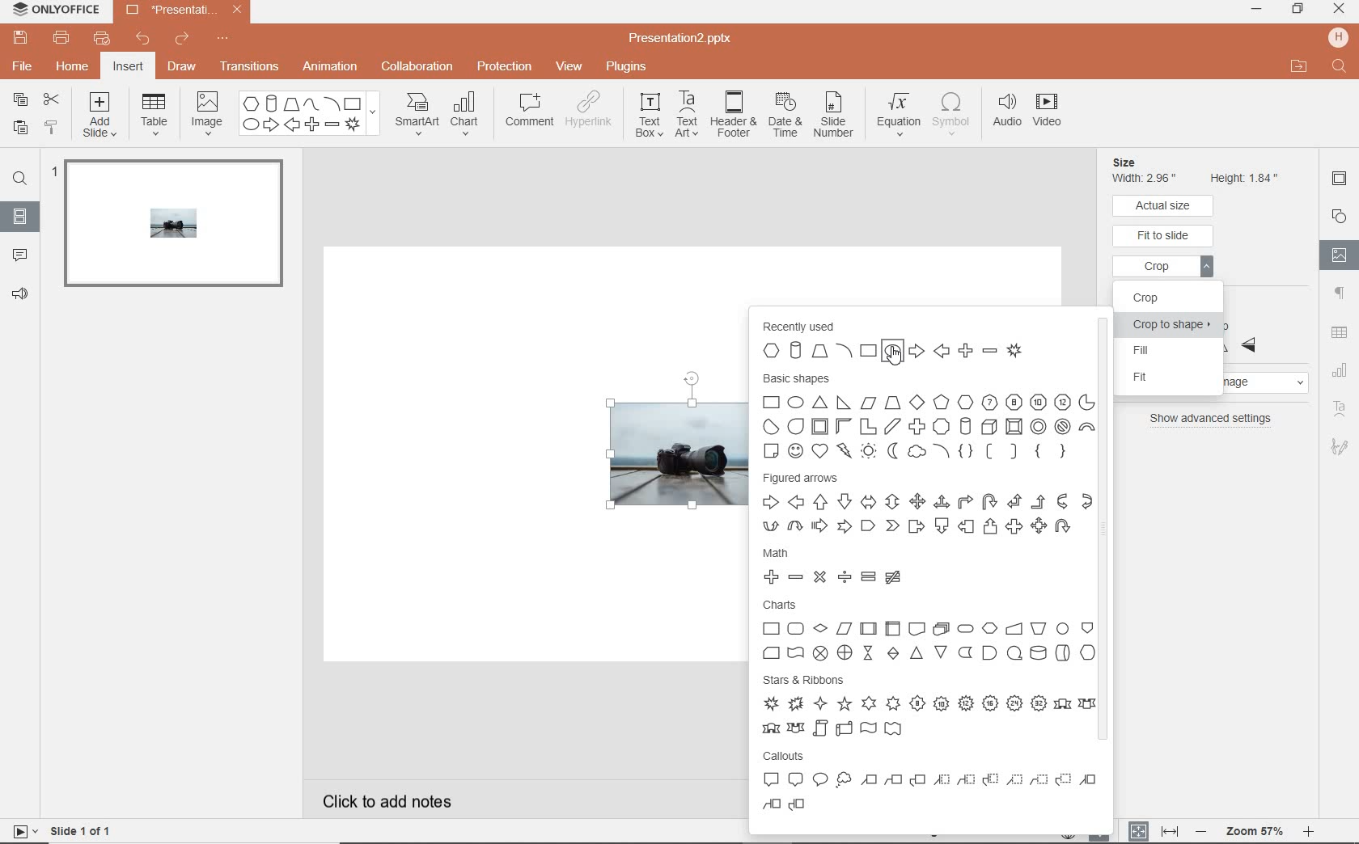  I want to click on animation, so click(331, 67).